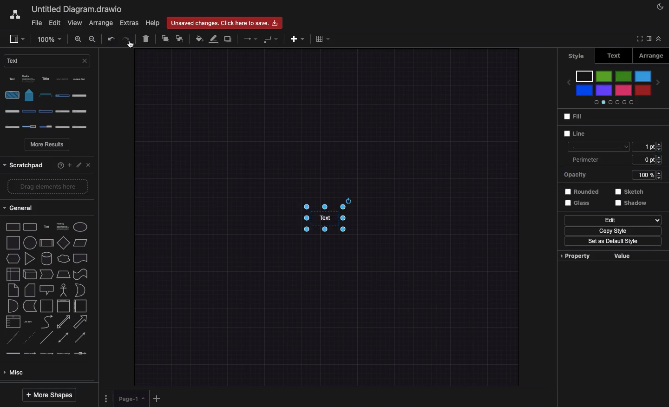 The width and height of the screenshot is (669, 407). What do you see at coordinates (214, 39) in the screenshot?
I see `Line color` at bounding box center [214, 39].